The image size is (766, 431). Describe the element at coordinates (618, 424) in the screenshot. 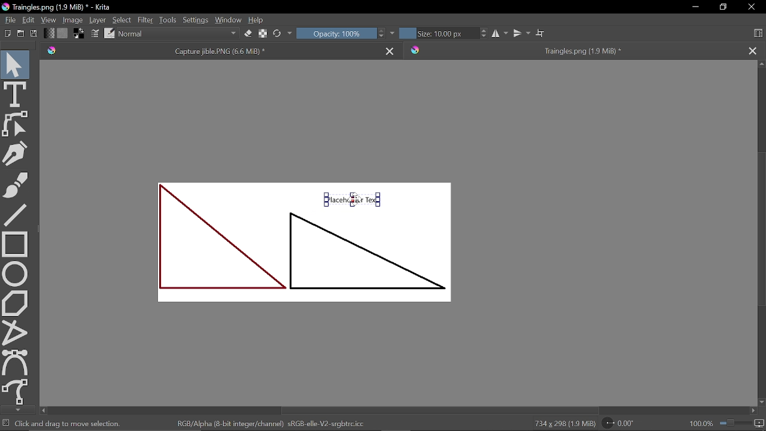

I see `Rotate` at that location.